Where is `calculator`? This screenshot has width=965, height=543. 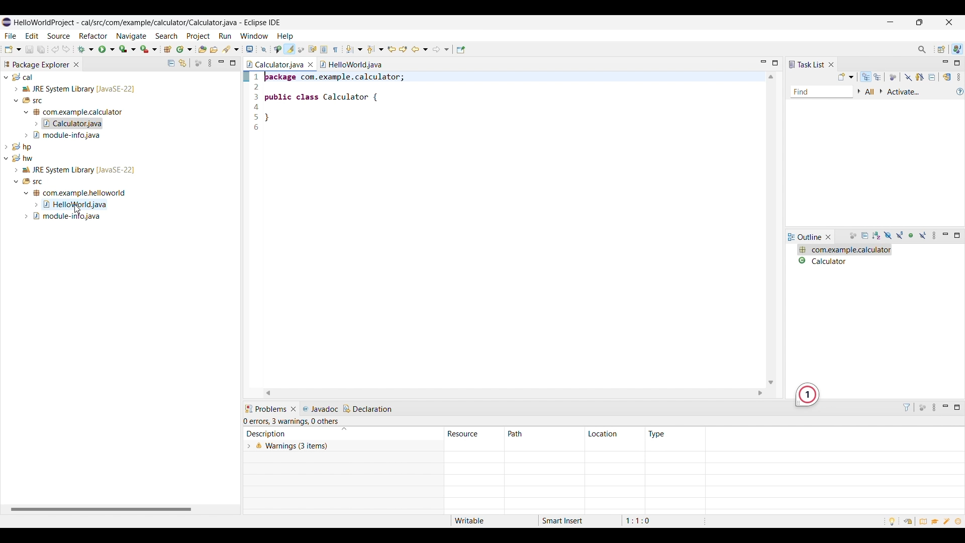 calculator is located at coordinates (844, 260).